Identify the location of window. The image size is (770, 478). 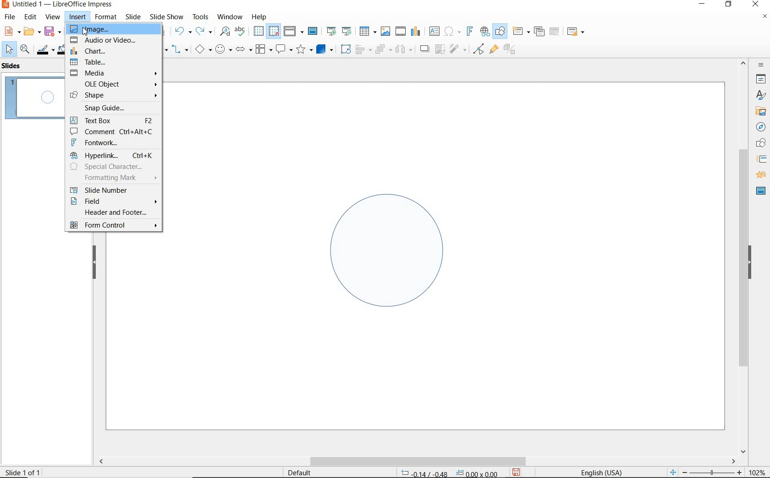
(230, 16).